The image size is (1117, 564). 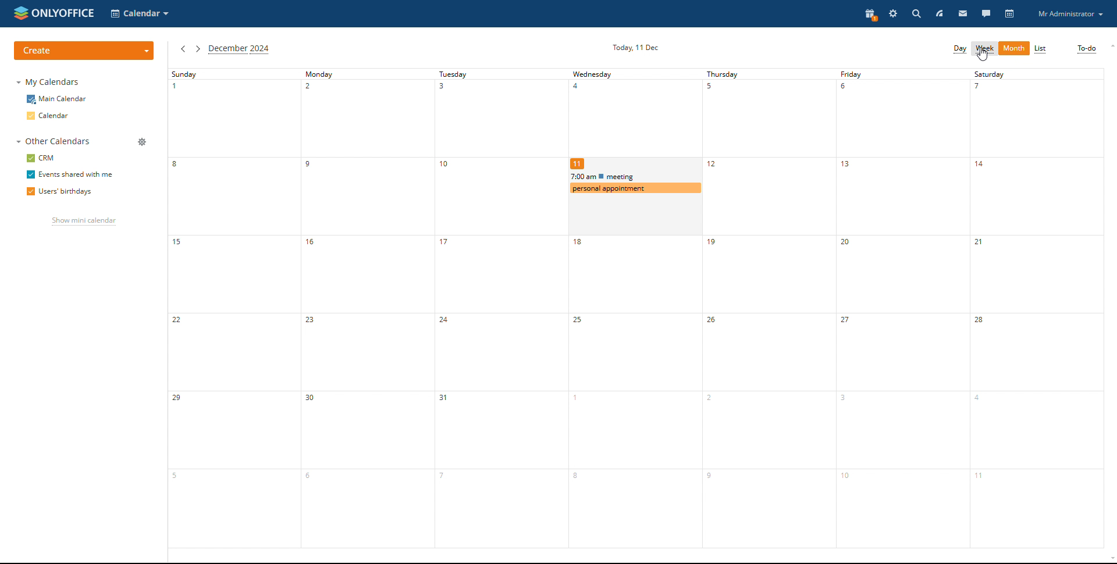 I want to click on settings, so click(x=893, y=13).